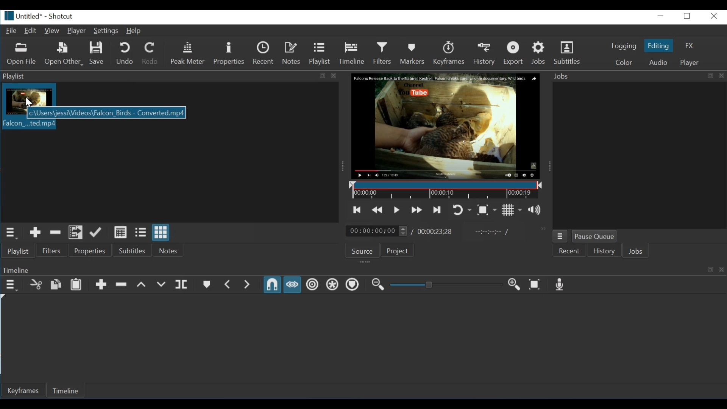 The height and width of the screenshot is (409, 727). Describe the element at coordinates (357, 210) in the screenshot. I see `Skip to the previous point` at that location.